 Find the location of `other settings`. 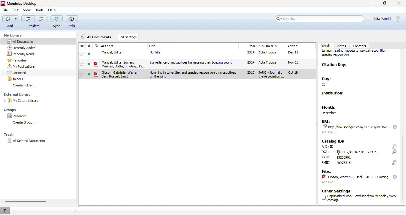

other settings is located at coordinates (337, 191).